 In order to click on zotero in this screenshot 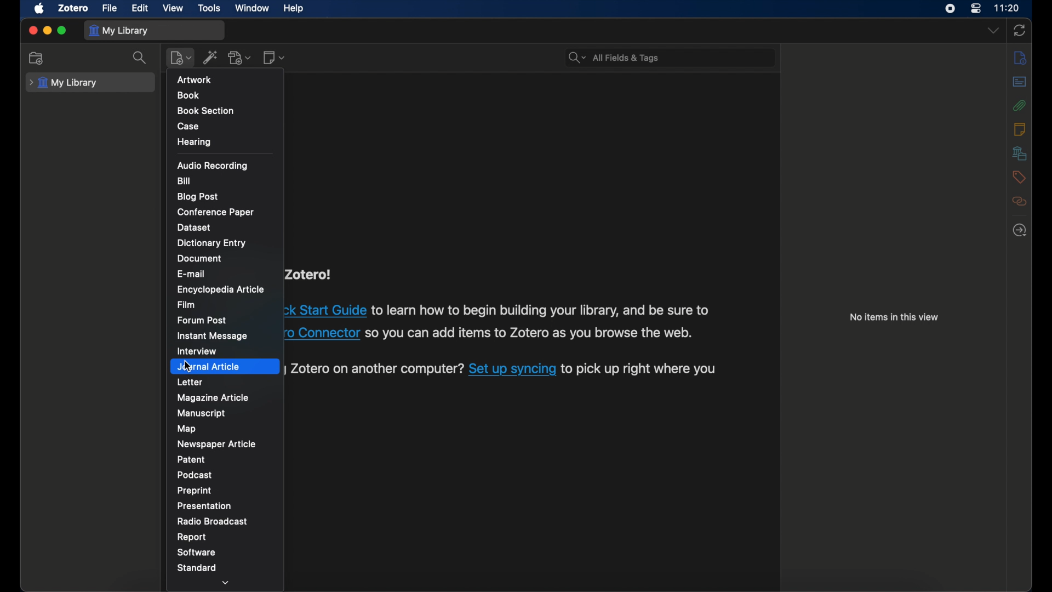, I will do `click(73, 8)`.